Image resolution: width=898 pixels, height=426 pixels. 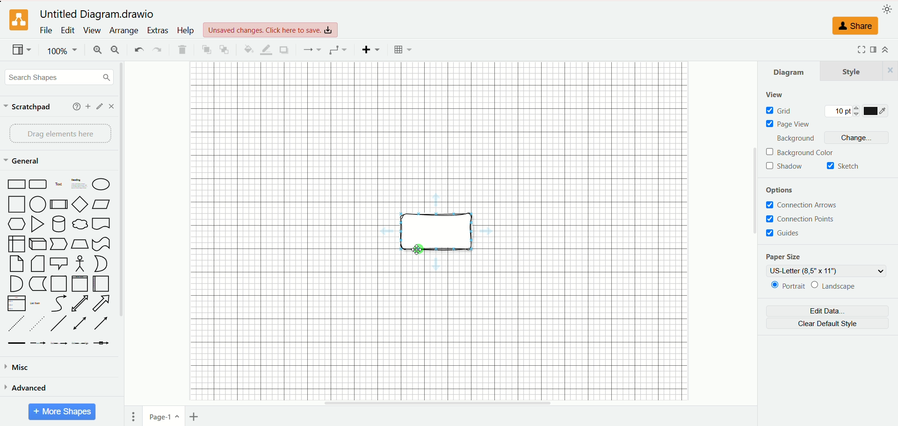 What do you see at coordinates (99, 14) in the screenshot?
I see `title` at bounding box center [99, 14].